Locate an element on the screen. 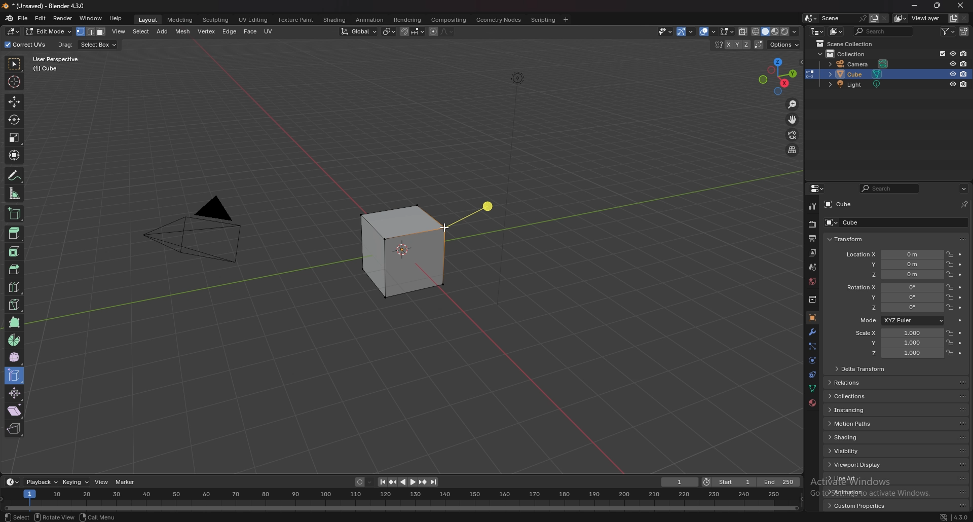  shading is located at coordinates (335, 19).